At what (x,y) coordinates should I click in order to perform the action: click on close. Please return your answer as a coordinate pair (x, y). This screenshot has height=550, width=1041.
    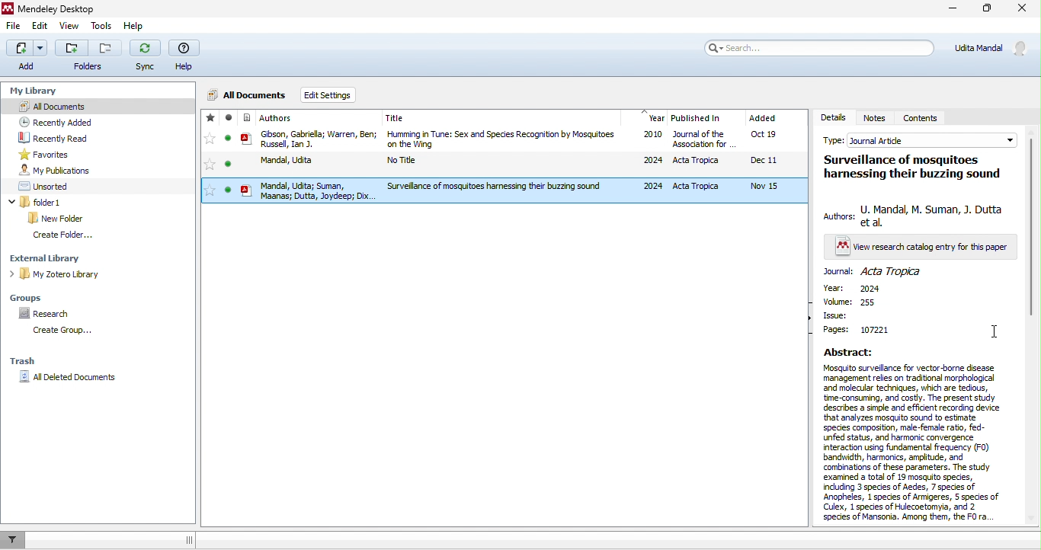
    Looking at the image, I should click on (1023, 9).